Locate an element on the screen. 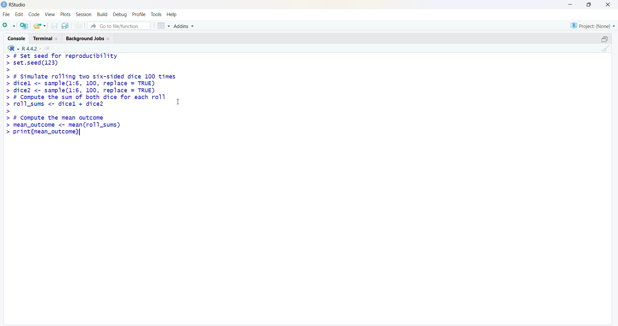 The width and height of the screenshot is (618, 326). add file as is located at coordinates (9, 26).